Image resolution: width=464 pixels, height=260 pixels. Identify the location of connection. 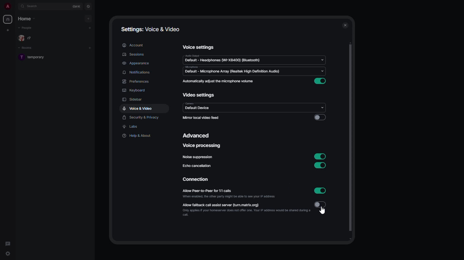
(197, 179).